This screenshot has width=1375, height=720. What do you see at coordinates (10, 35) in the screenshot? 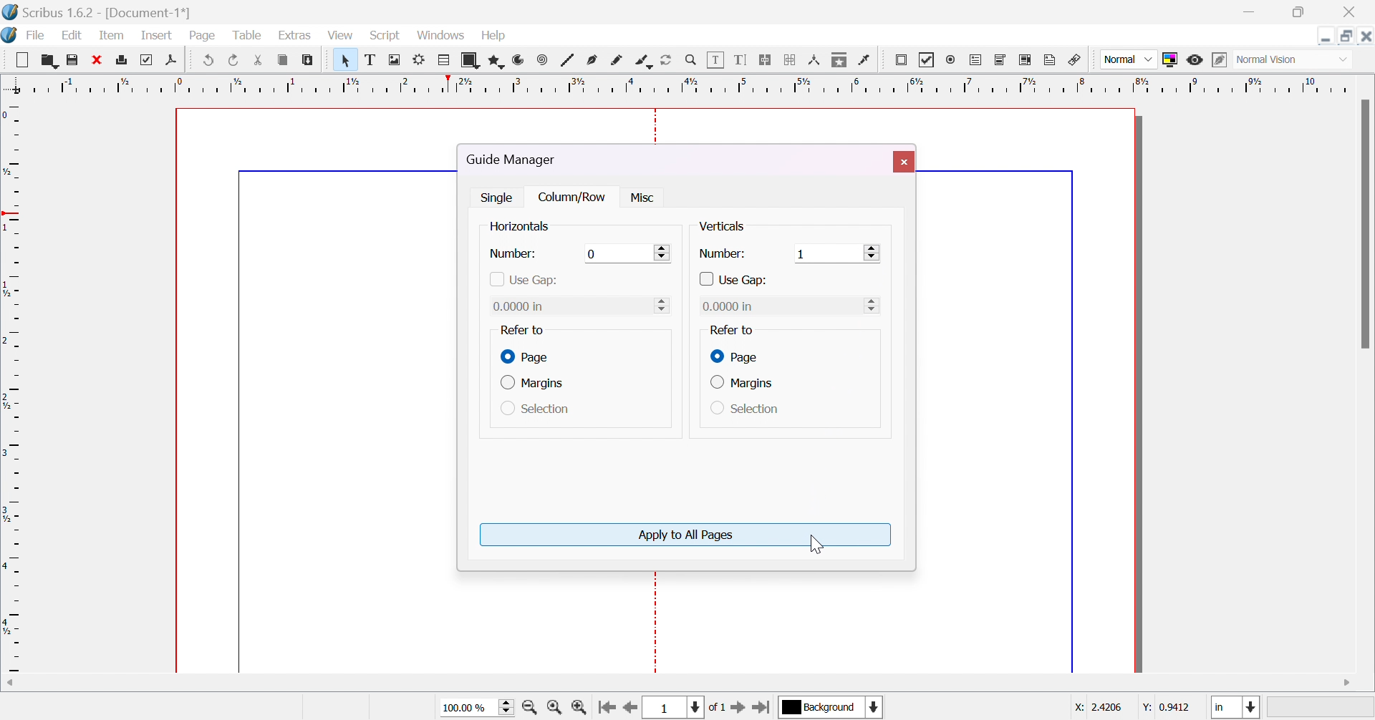
I see `Icon` at bounding box center [10, 35].